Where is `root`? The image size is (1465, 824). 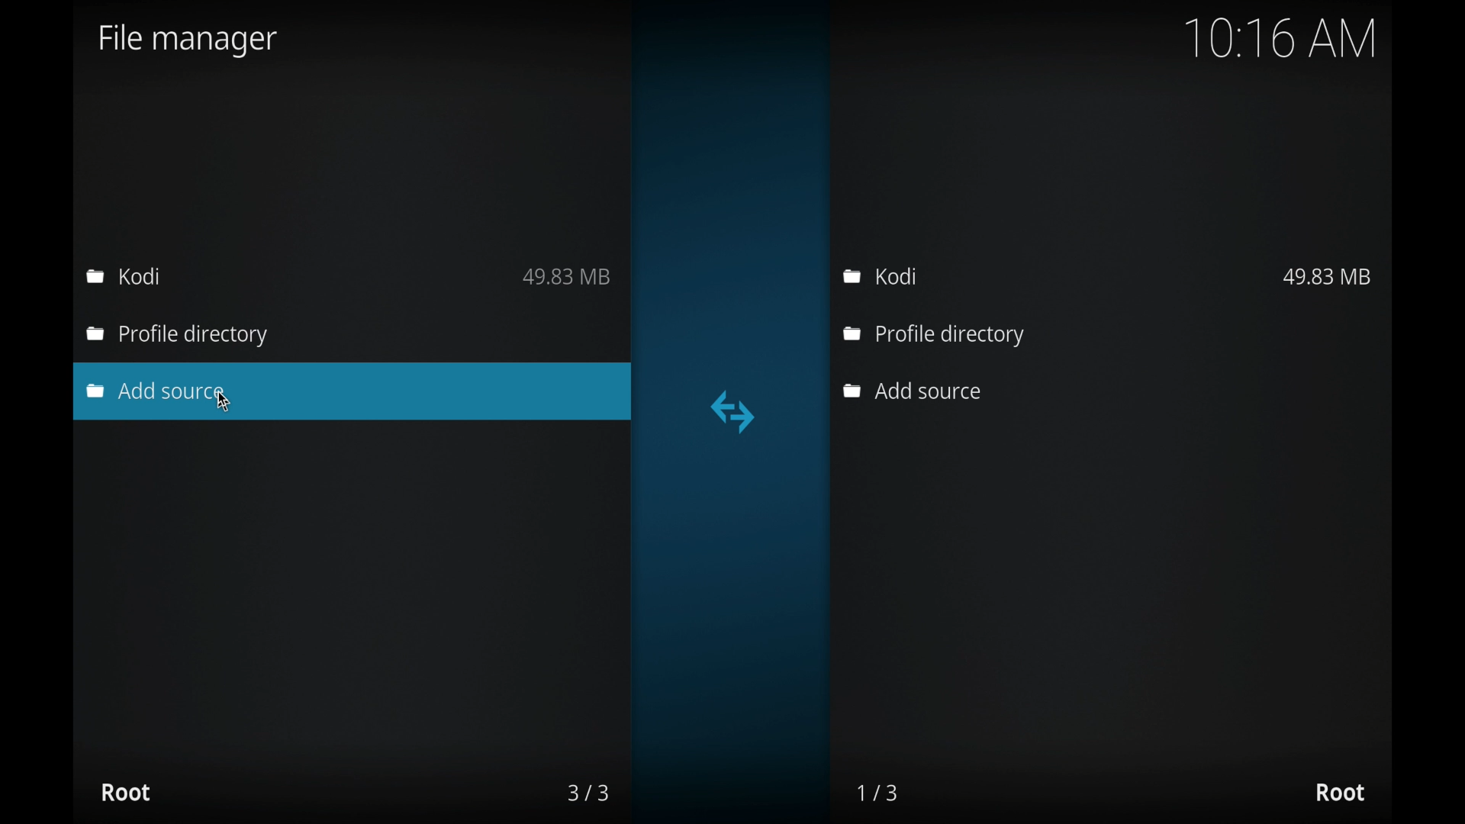 root is located at coordinates (1340, 793).